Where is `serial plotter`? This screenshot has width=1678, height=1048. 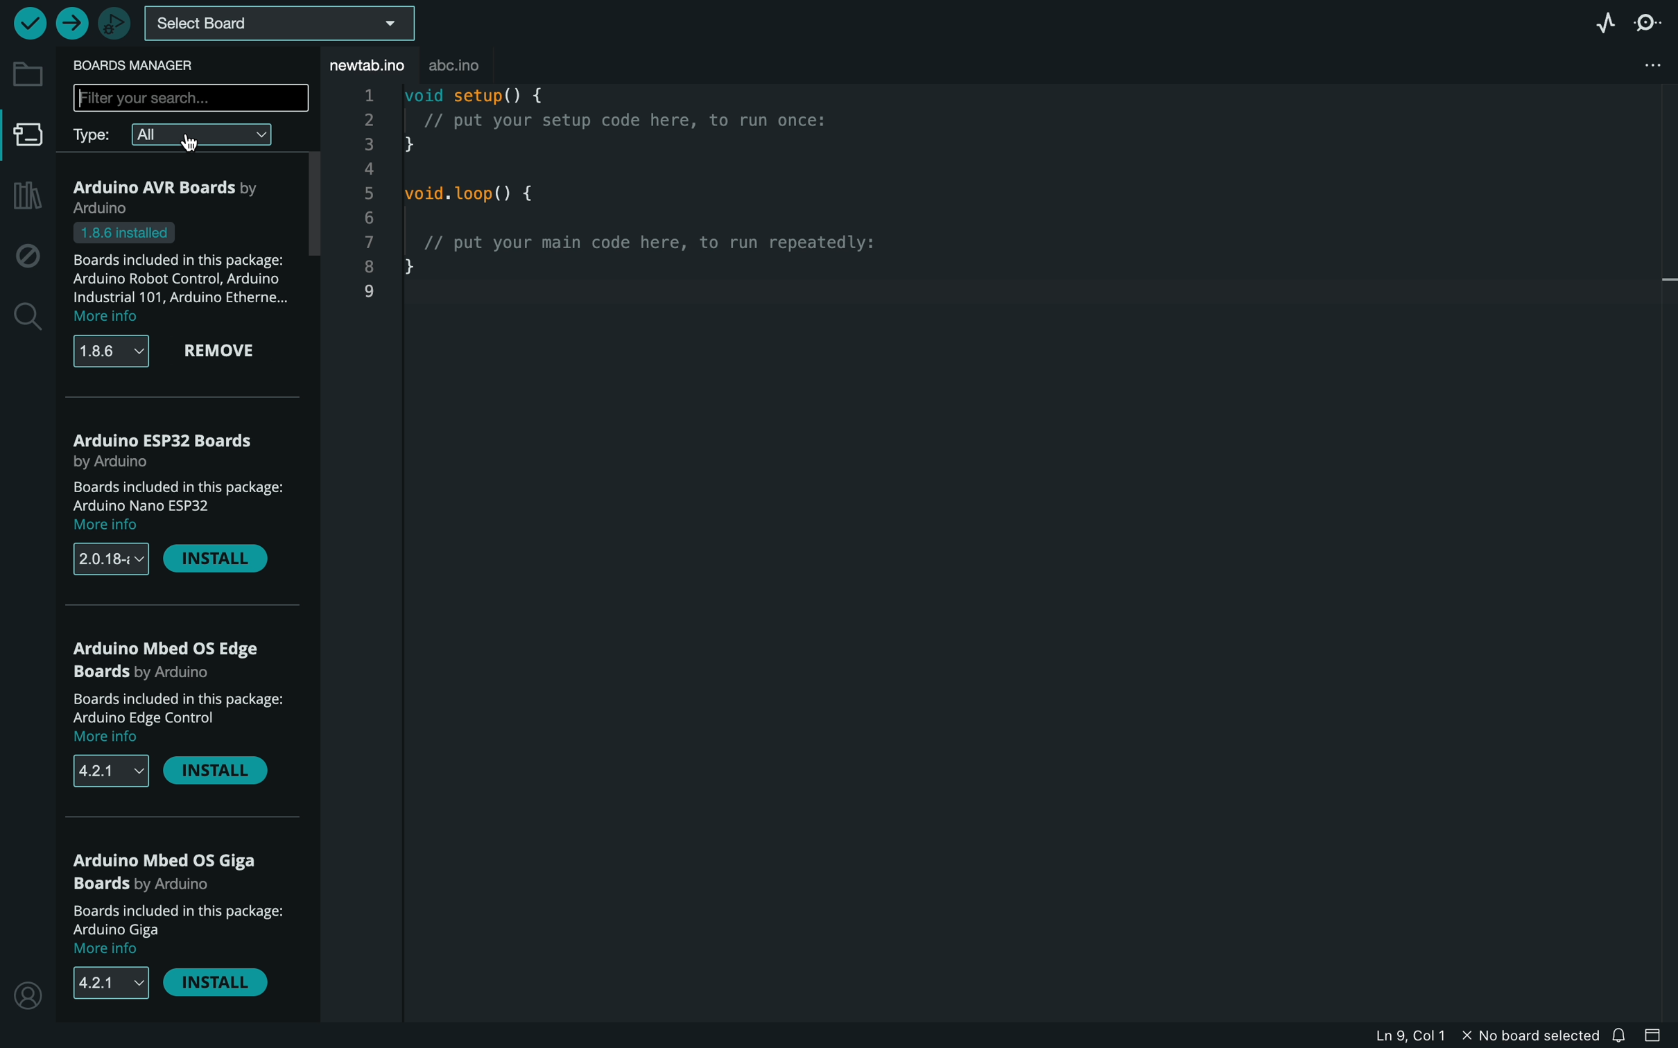 serial plotter is located at coordinates (1603, 24).